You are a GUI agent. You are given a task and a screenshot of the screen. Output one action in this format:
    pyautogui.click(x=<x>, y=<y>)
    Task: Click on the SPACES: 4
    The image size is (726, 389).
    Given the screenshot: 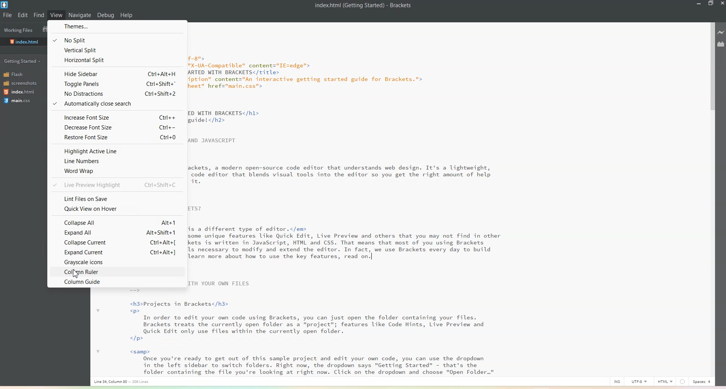 What is the action you would take?
    pyautogui.click(x=696, y=382)
    